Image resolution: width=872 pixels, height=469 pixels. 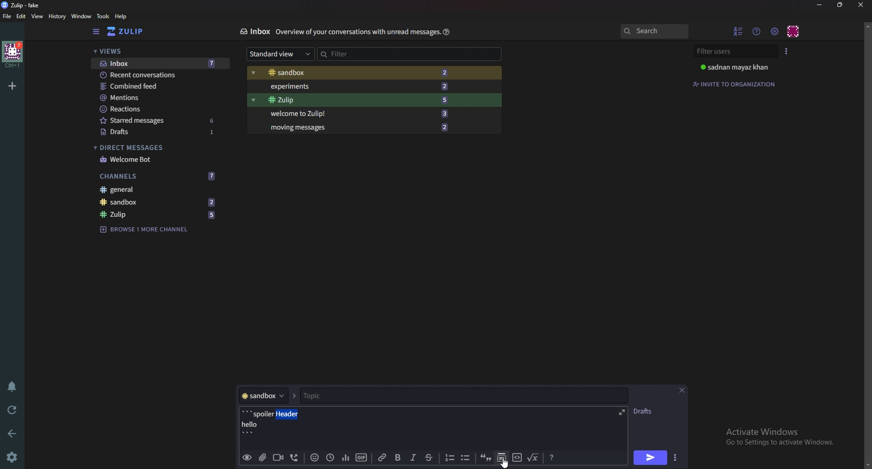 I want to click on send, so click(x=651, y=457).